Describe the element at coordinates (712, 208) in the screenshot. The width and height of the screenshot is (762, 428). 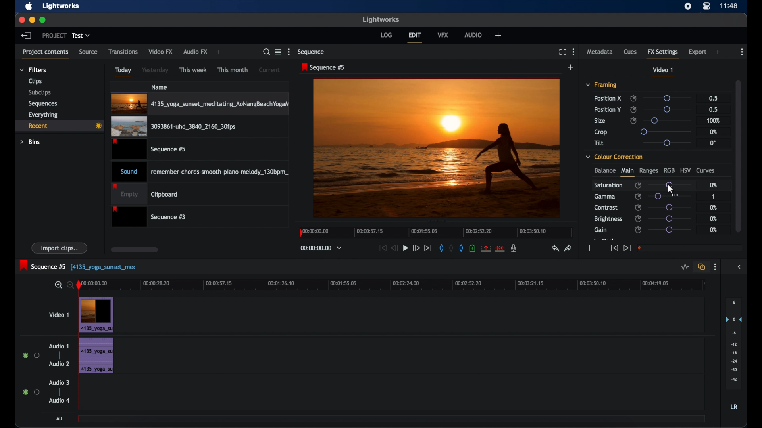
I see `0%` at that location.